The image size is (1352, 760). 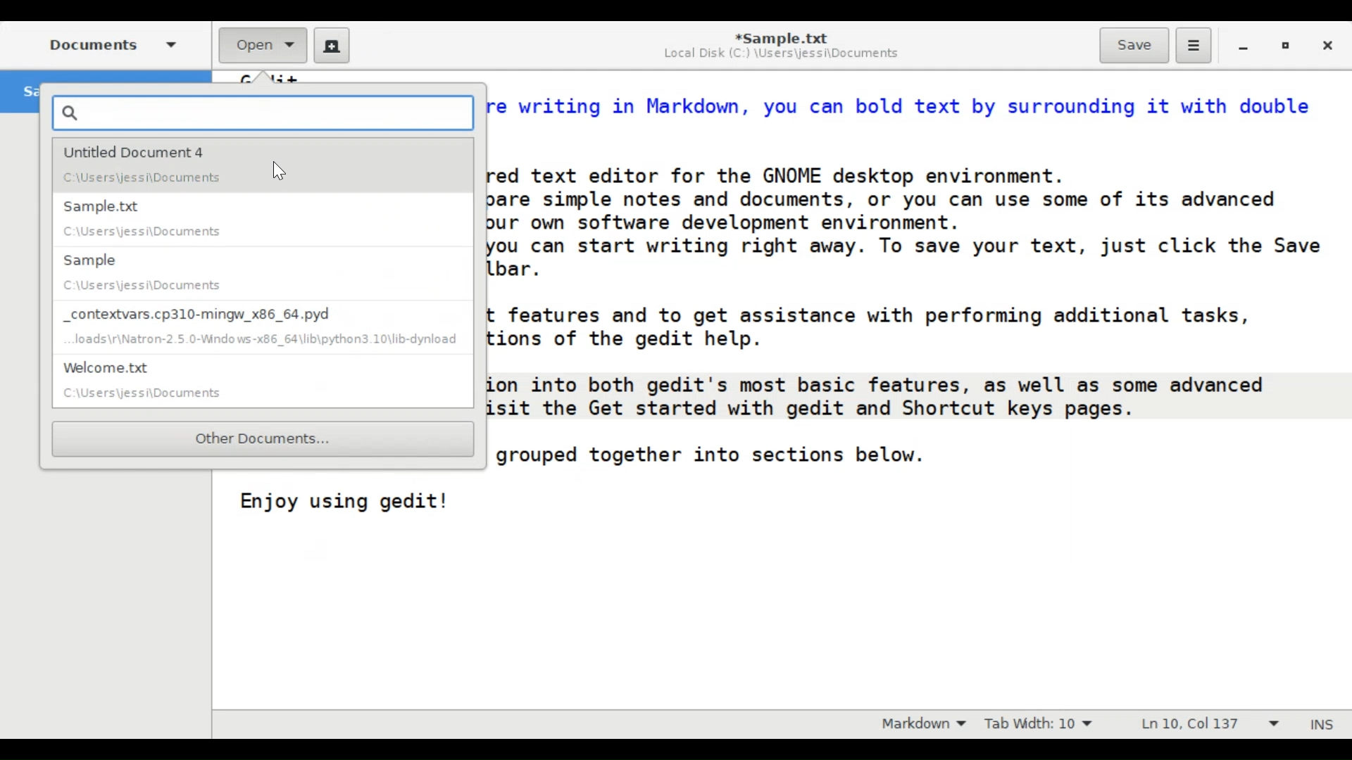 I want to click on Close, so click(x=1326, y=44).